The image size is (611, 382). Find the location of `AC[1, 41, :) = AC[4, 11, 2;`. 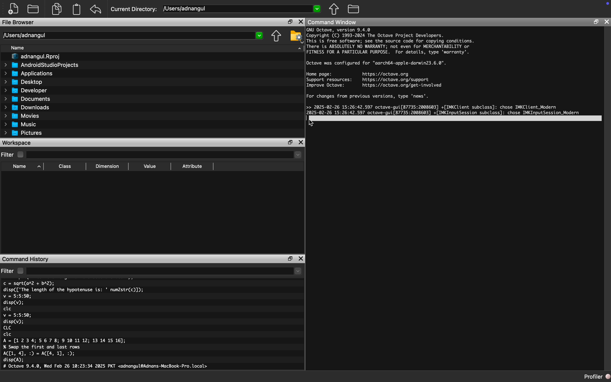

AC[1, 41, :) = AC[4, 11, 2; is located at coordinates (40, 354).